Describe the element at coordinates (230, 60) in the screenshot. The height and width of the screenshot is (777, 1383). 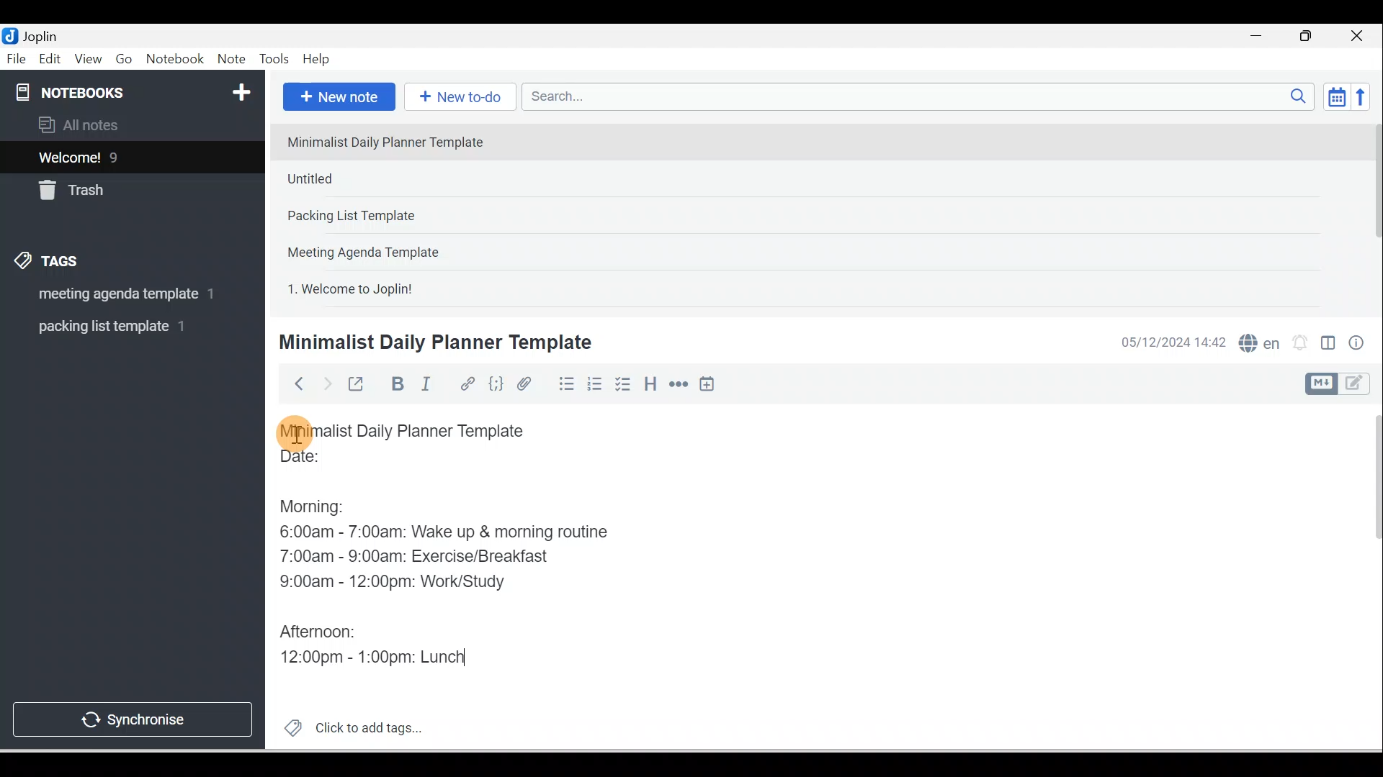
I see `Note` at that location.